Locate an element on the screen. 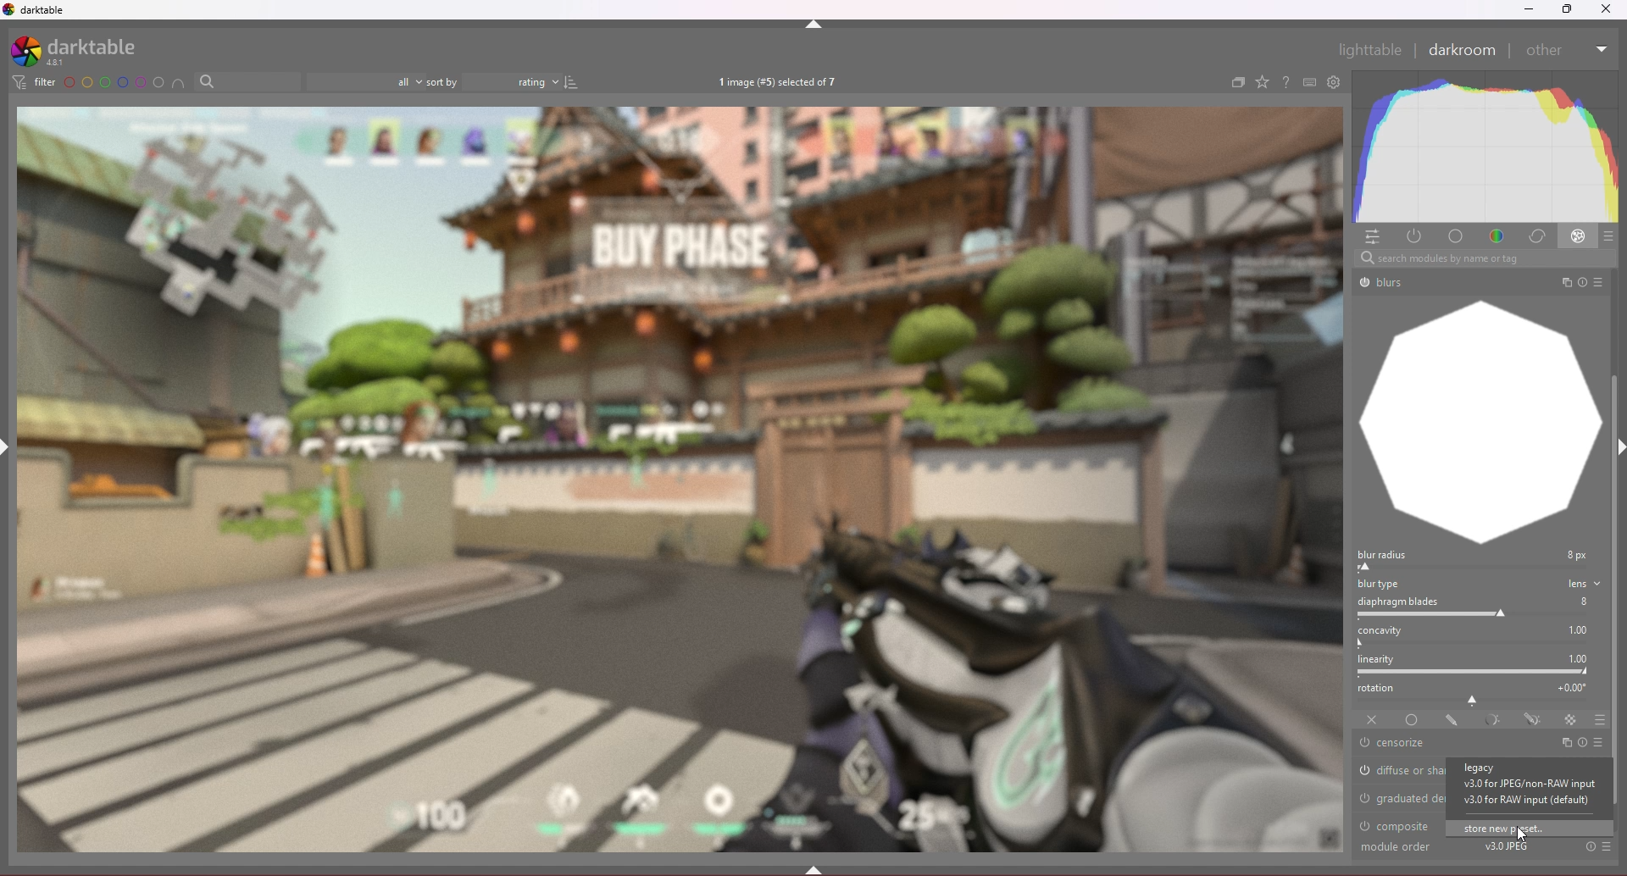 This screenshot has height=876, width=1627. effect is located at coordinates (1579, 236).